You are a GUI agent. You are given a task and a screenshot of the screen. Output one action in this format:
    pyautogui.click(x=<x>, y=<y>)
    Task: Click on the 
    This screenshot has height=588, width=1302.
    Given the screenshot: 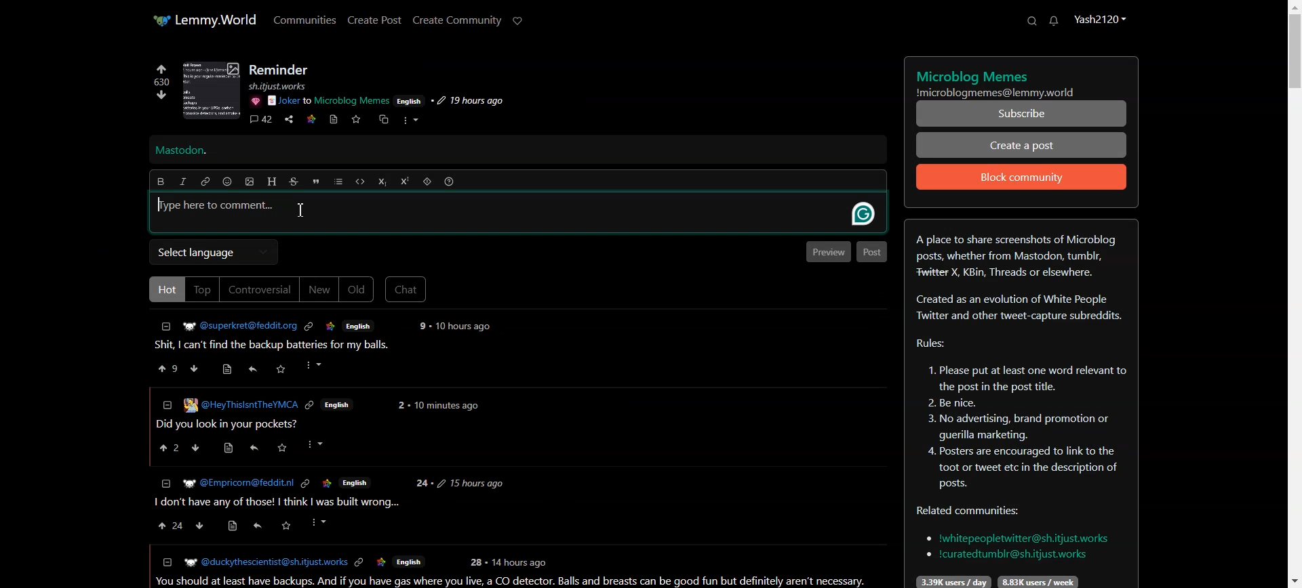 What is the action you would take?
    pyautogui.click(x=329, y=101)
    